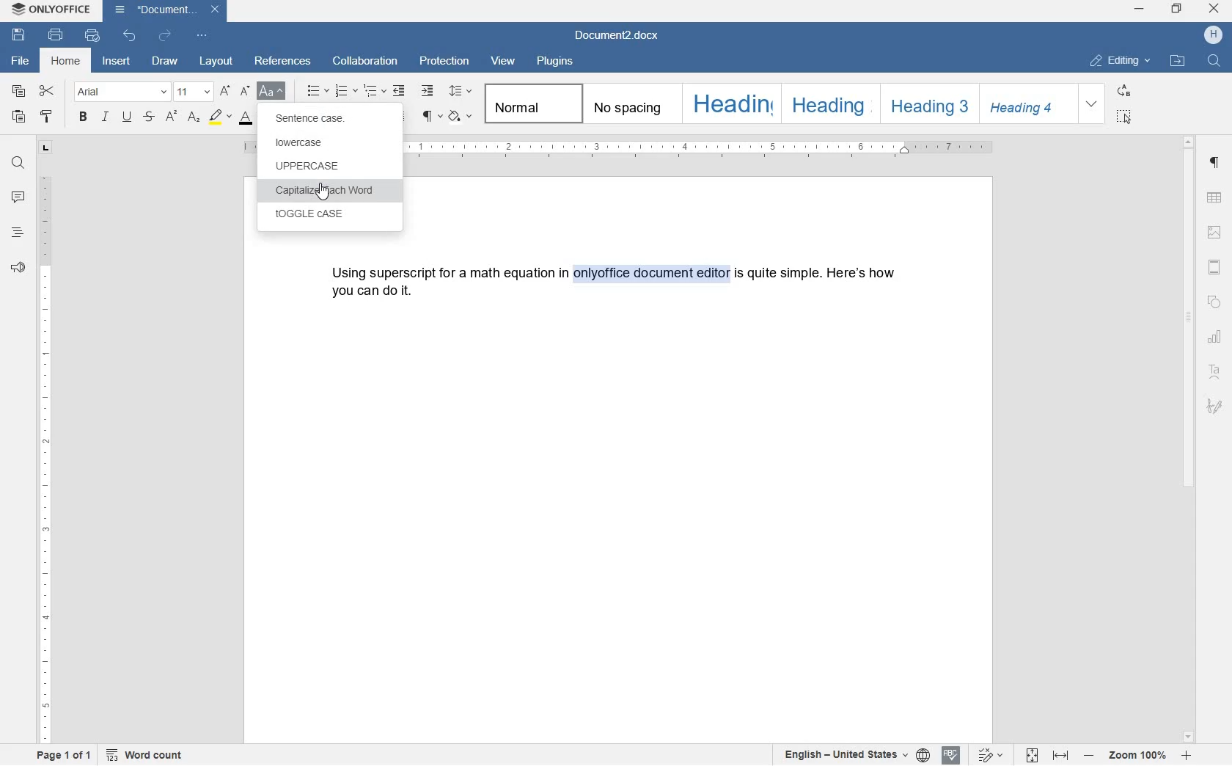 The width and height of the screenshot is (1232, 766). Describe the element at coordinates (122, 92) in the screenshot. I see `font name` at that location.